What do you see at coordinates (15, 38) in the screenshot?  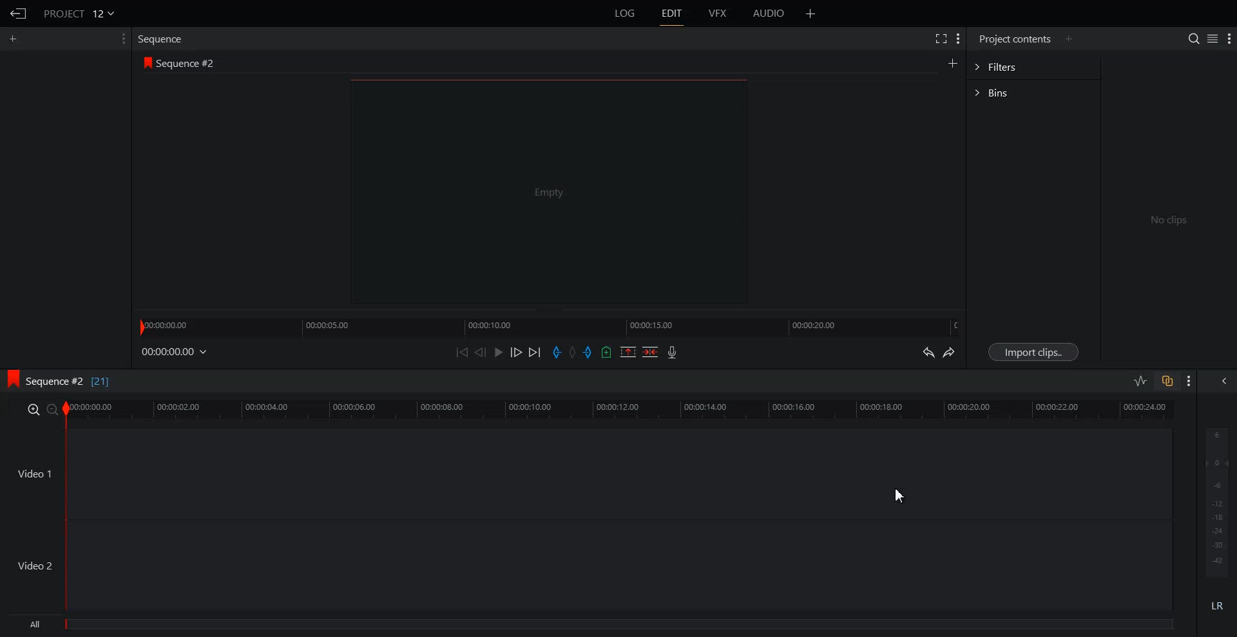 I see `Add Panel` at bounding box center [15, 38].